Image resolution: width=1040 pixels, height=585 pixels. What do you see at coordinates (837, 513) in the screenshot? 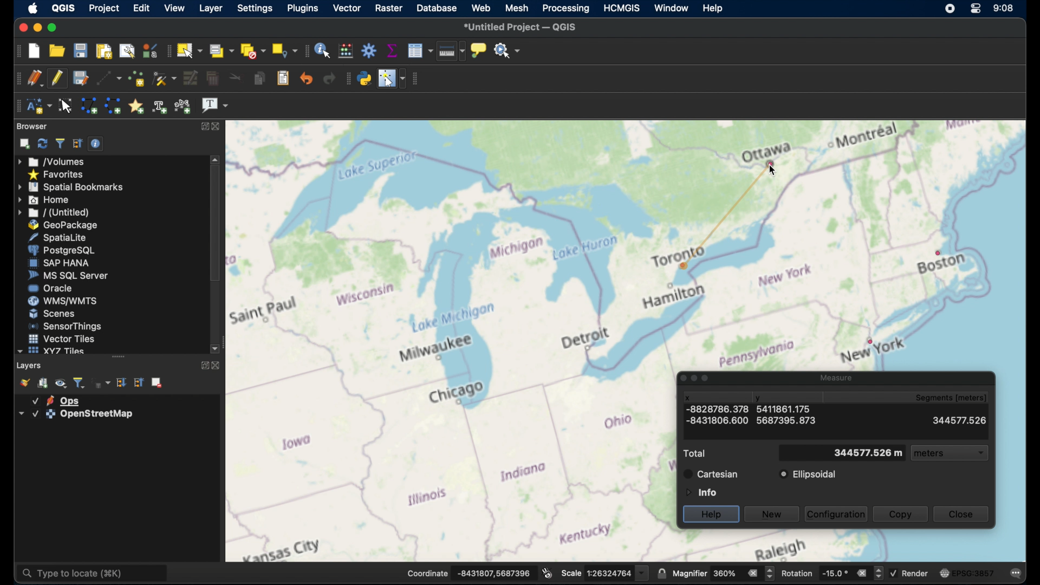
I see `configuration` at bounding box center [837, 513].